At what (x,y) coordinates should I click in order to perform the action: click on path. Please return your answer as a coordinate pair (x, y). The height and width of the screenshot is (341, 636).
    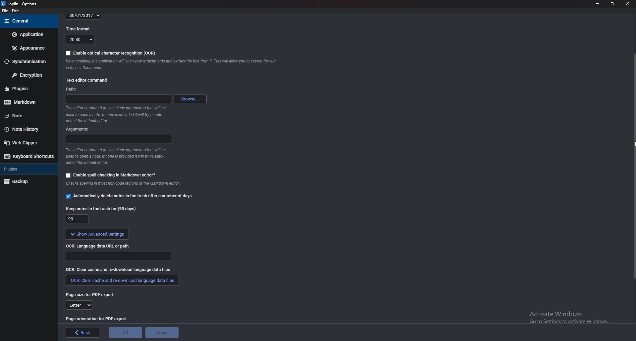
    Looking at the image, I should click on (119, 99).